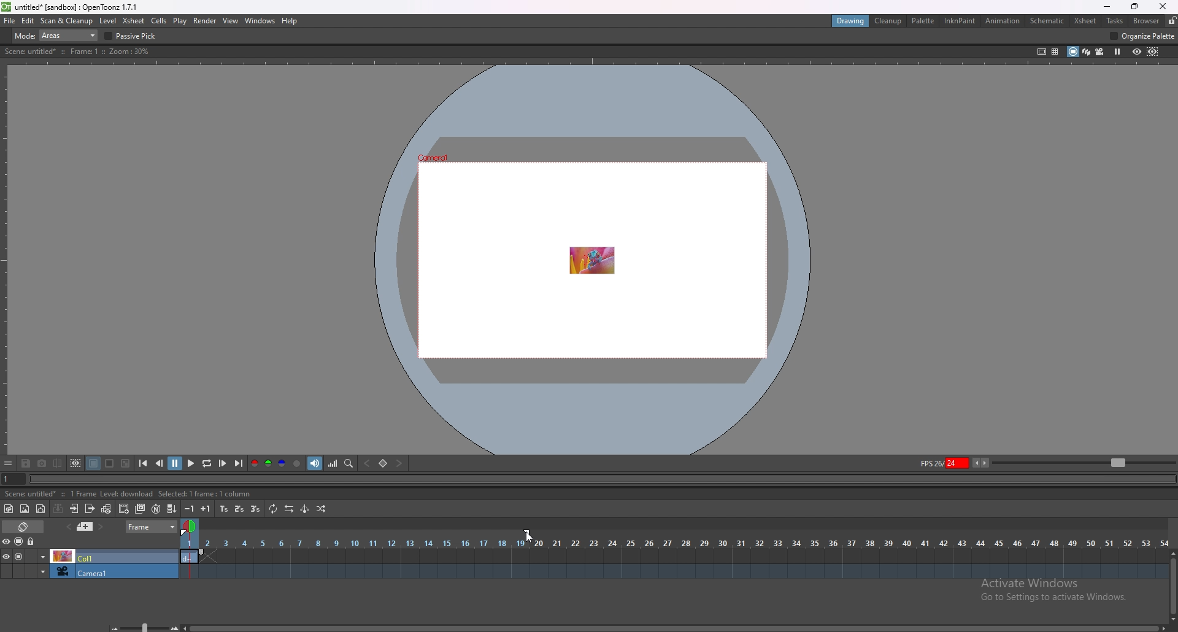  I want to click on passive pick, so click(133, 36).